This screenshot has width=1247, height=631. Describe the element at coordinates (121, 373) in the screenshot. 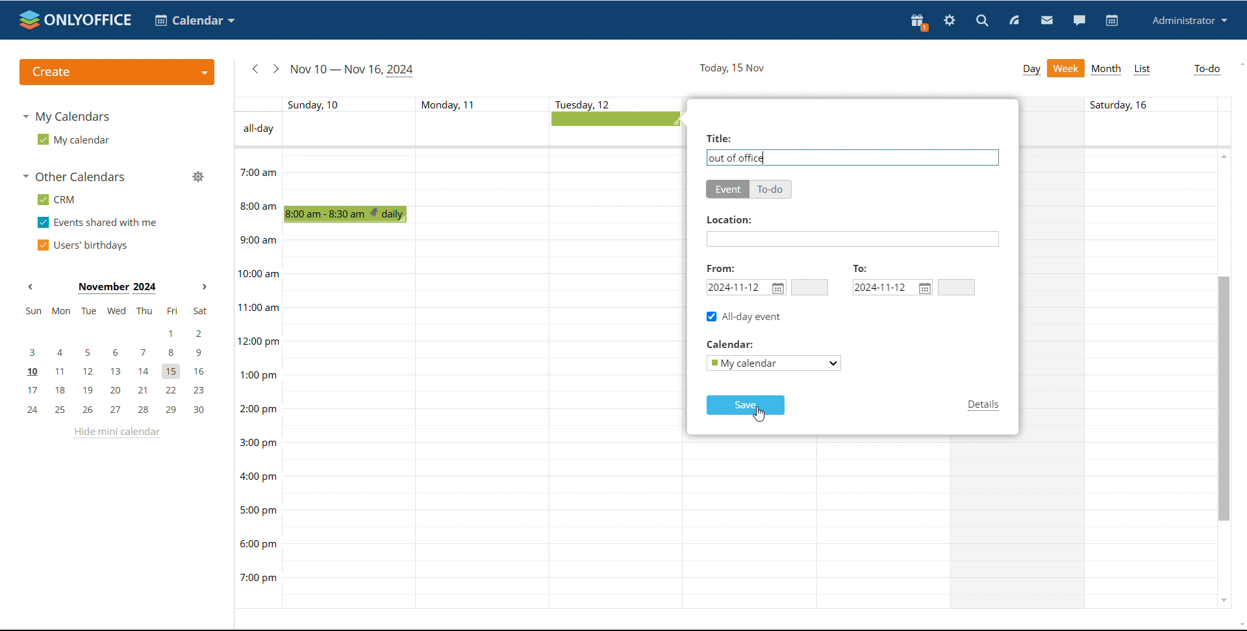

I see `10, 11, 12, 13, 14, 15, 16` at that location.